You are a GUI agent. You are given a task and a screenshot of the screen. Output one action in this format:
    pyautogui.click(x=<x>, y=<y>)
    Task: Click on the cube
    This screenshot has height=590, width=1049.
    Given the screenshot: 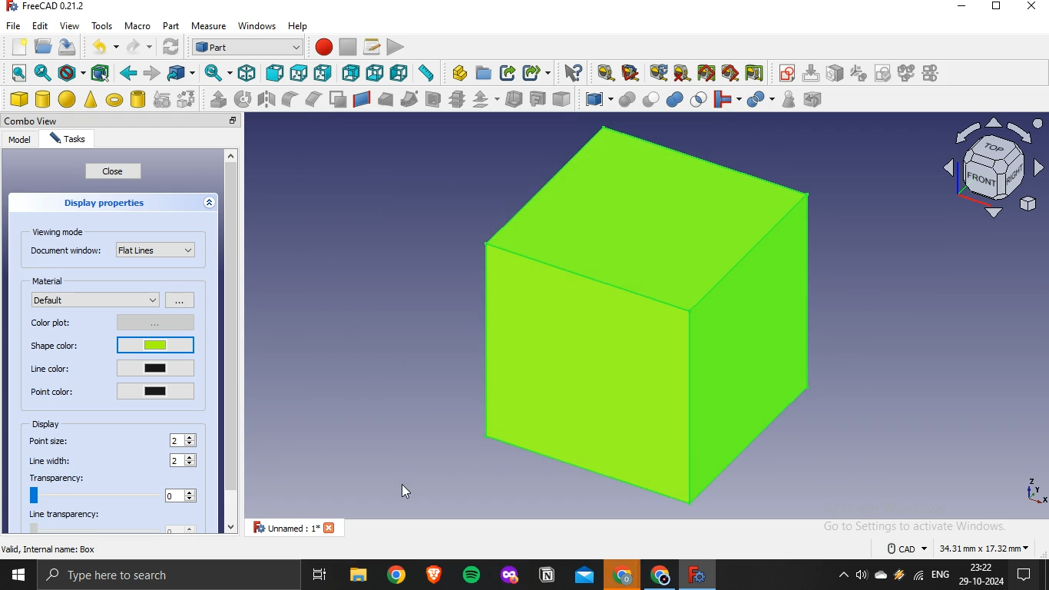 What is the action you would take?
    pyautogui.click(x=18, y=99)
    